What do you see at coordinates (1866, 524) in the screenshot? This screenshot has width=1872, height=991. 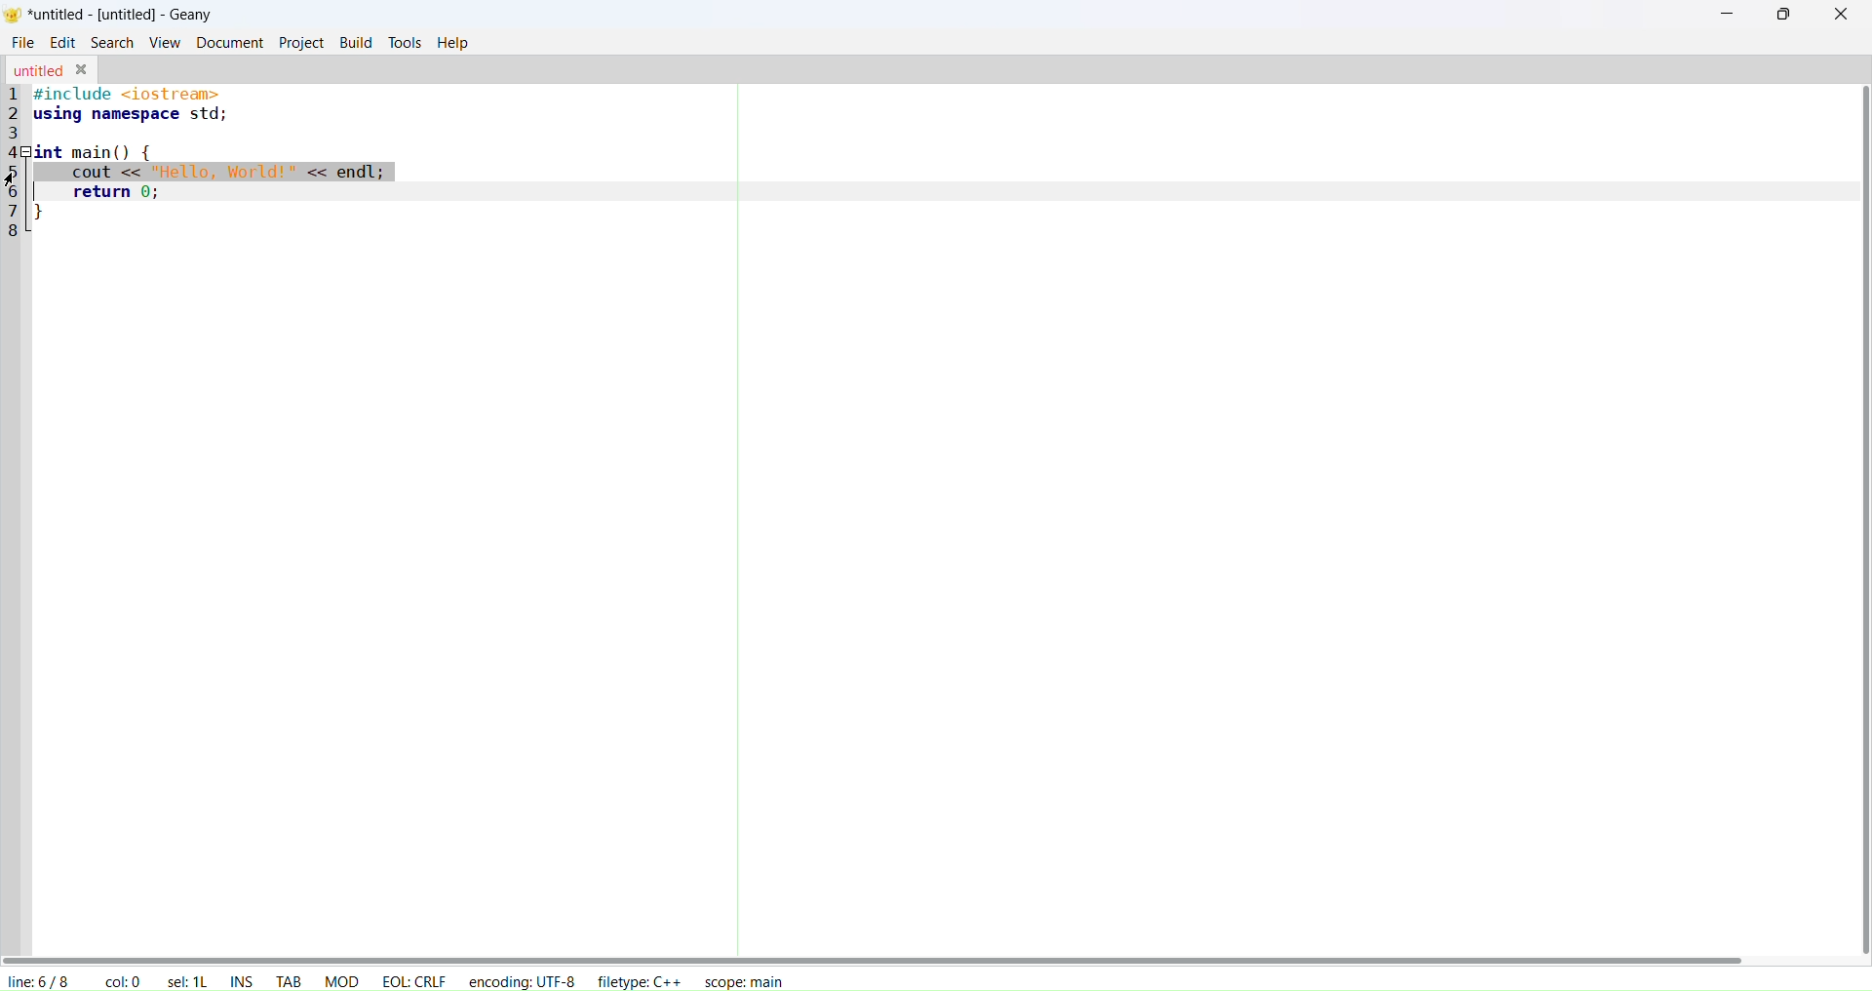 I see `vertical scroll bar` at bounding box center [1866, 524].